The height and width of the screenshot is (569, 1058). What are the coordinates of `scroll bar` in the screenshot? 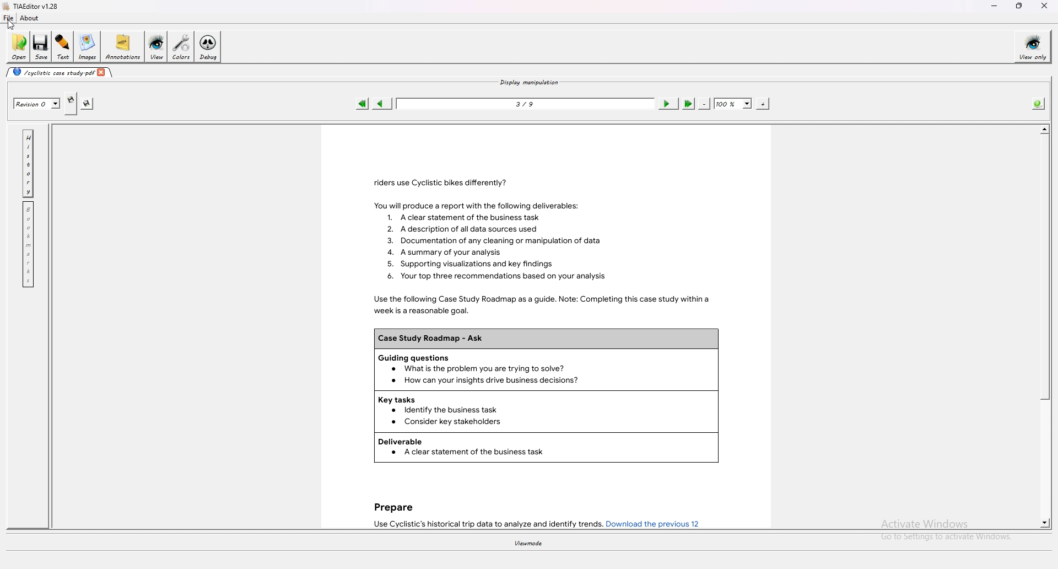 It's located at (1044, 267).